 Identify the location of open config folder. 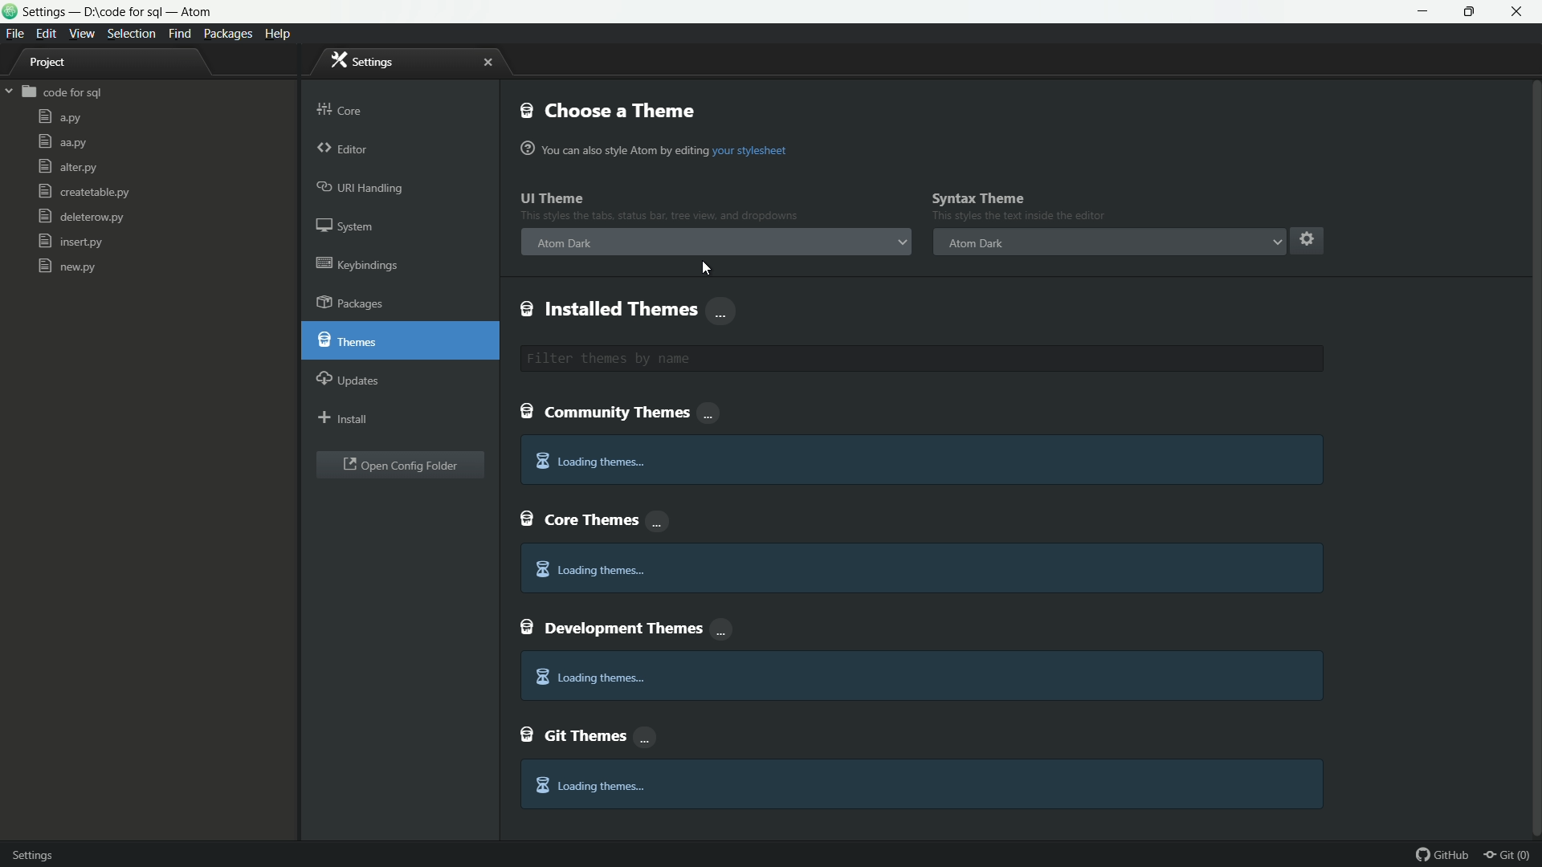
(400, 466).